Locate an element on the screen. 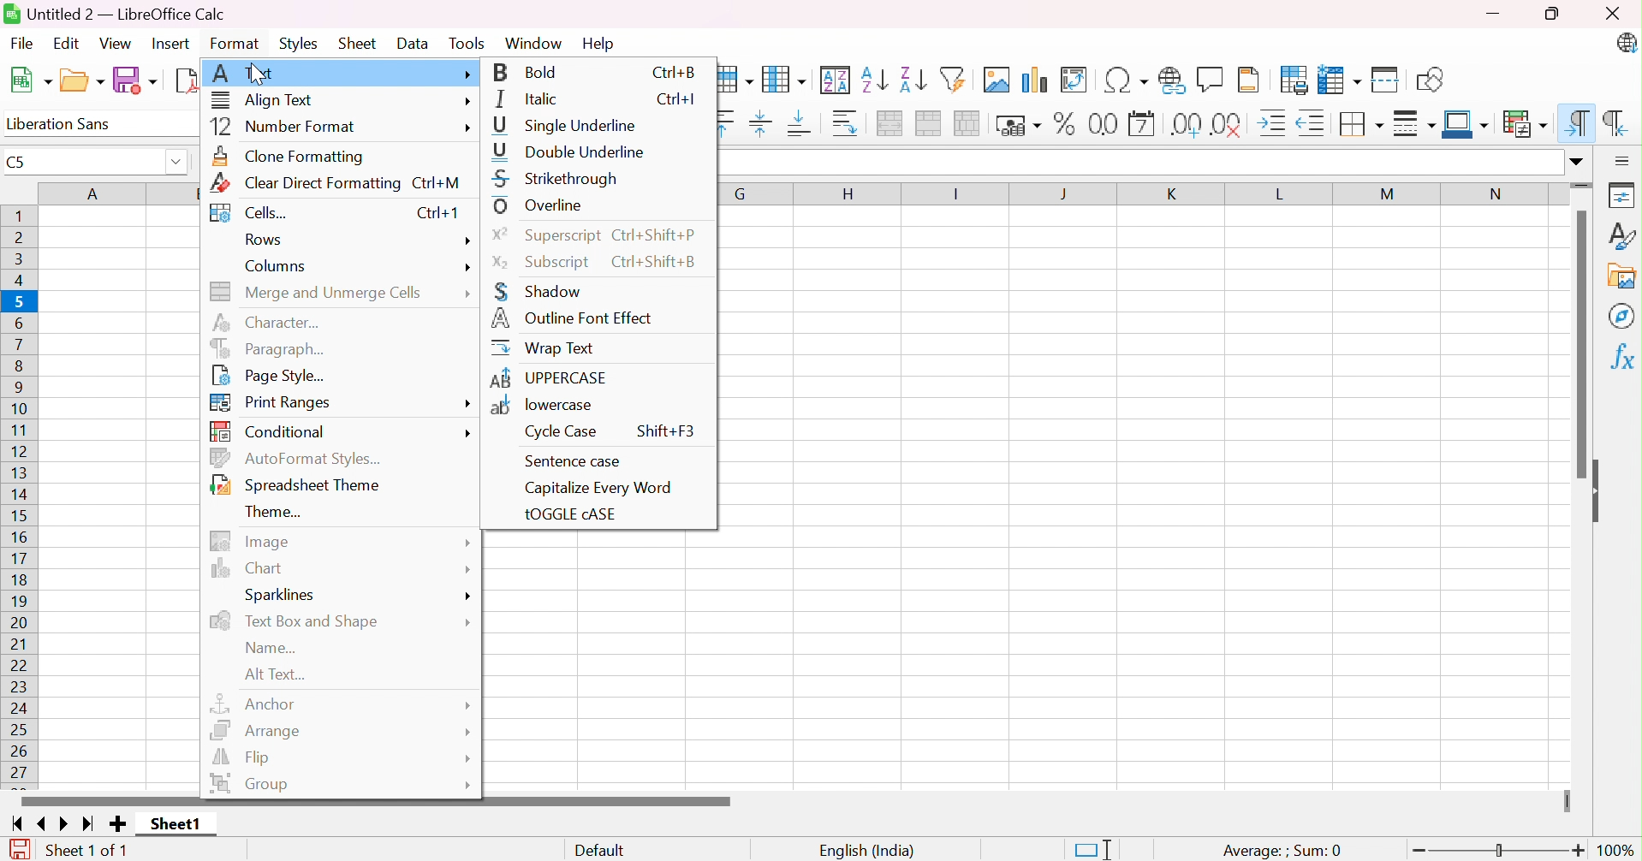 The height and width of the screenshot is (861, 1642). Drop Down is located at coordinates (1577, 158).